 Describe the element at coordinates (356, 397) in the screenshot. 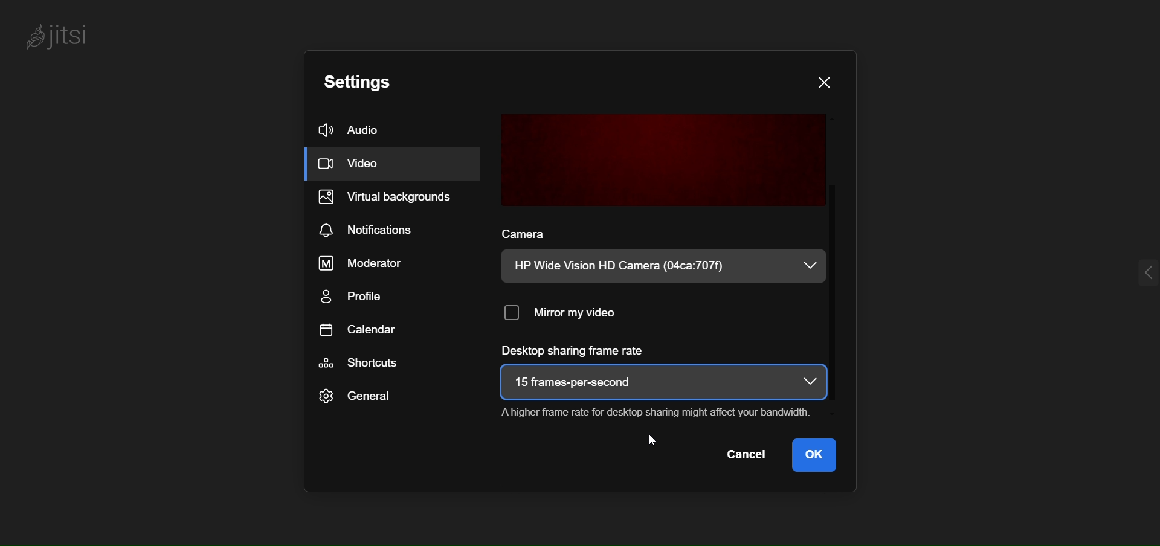

I see `general` at that location.